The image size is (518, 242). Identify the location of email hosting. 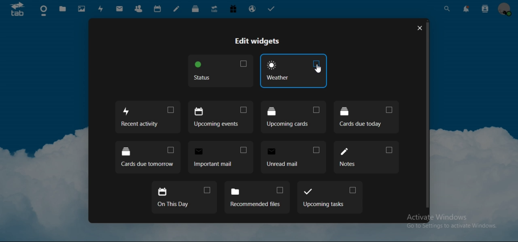
(252, 9).